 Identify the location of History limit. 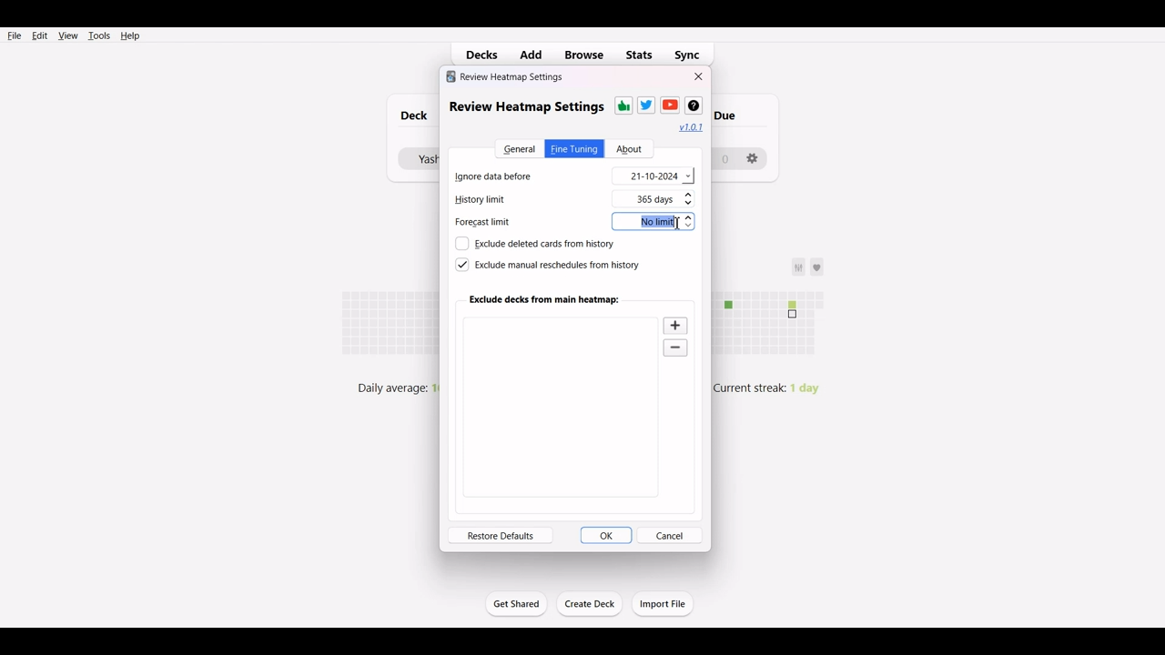
(498, 201).